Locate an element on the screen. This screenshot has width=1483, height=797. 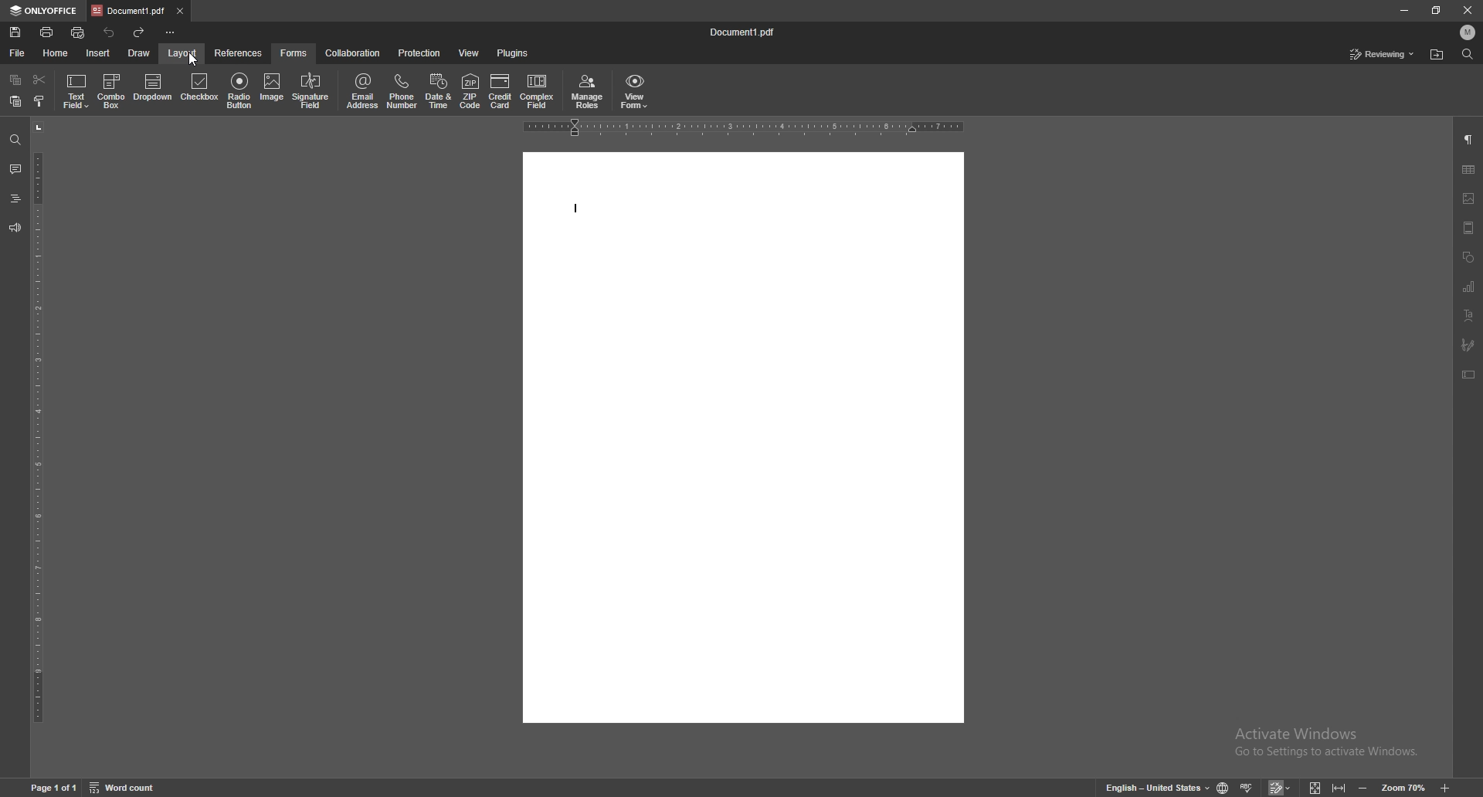
view form is located at coordinates (635, 91).